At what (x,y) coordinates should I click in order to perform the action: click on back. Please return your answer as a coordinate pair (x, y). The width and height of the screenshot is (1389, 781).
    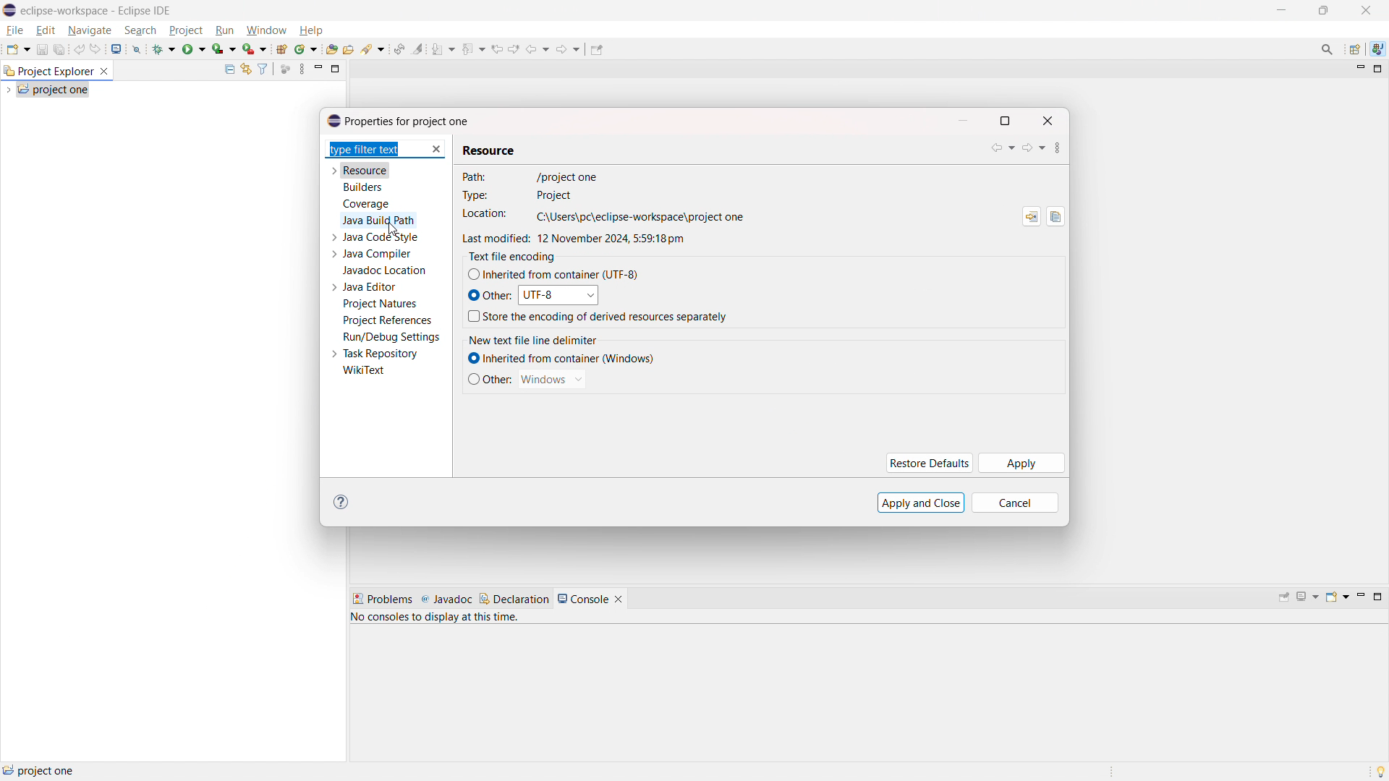
    Looking at the image, I should click on (1003, 148).